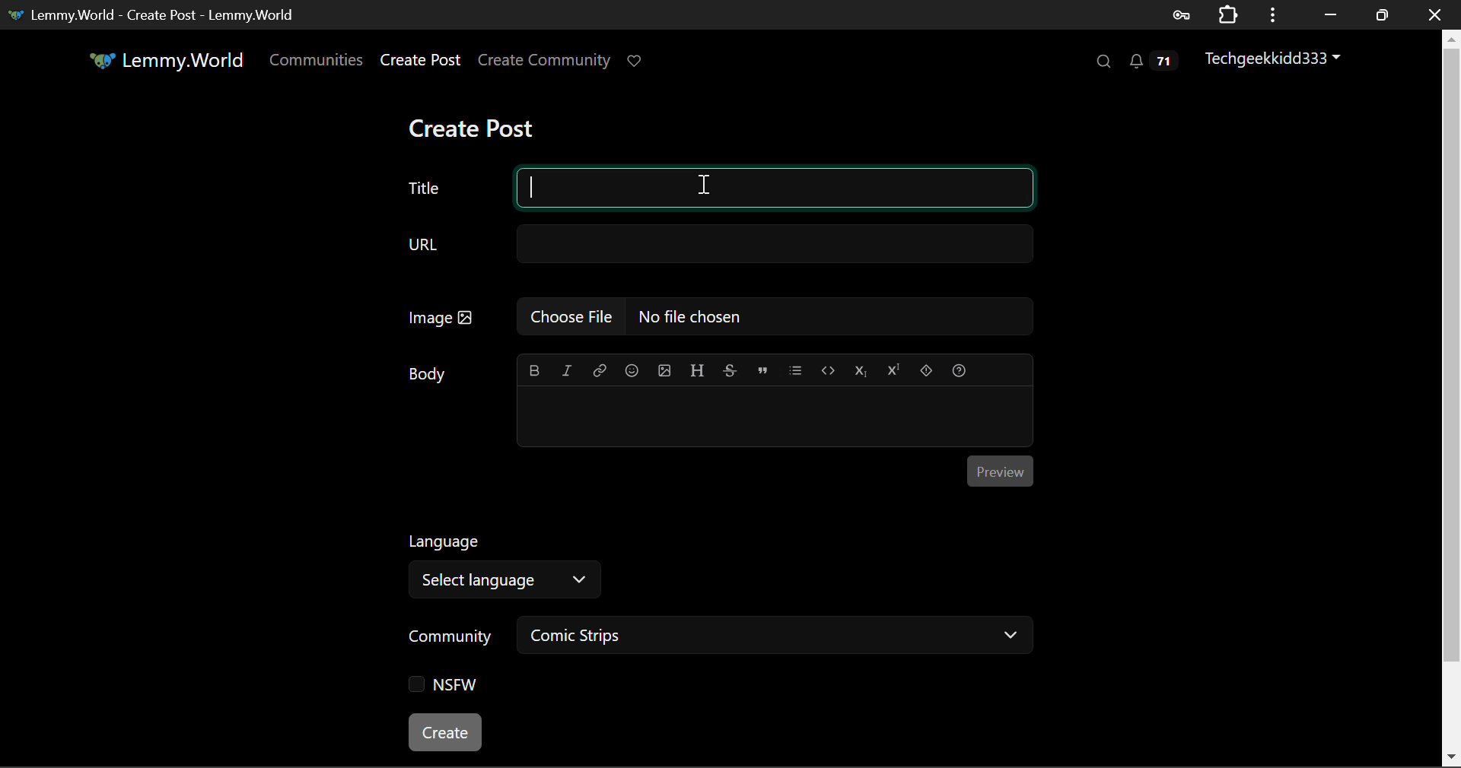 This screenshot has height=768, width=1461. Describe the element at coordinates (1227, 14) in the screenshot. I see `Extensions` at that location.